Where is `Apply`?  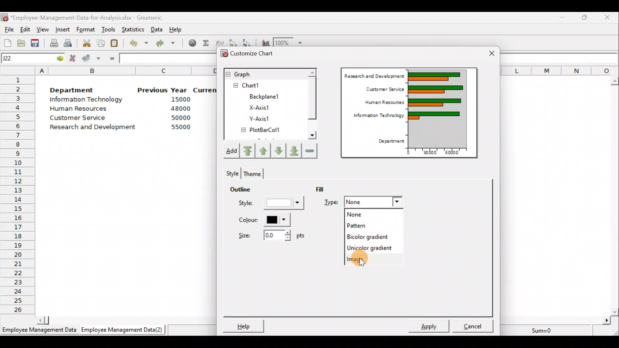
Apply is located at coordinates (429, 326).